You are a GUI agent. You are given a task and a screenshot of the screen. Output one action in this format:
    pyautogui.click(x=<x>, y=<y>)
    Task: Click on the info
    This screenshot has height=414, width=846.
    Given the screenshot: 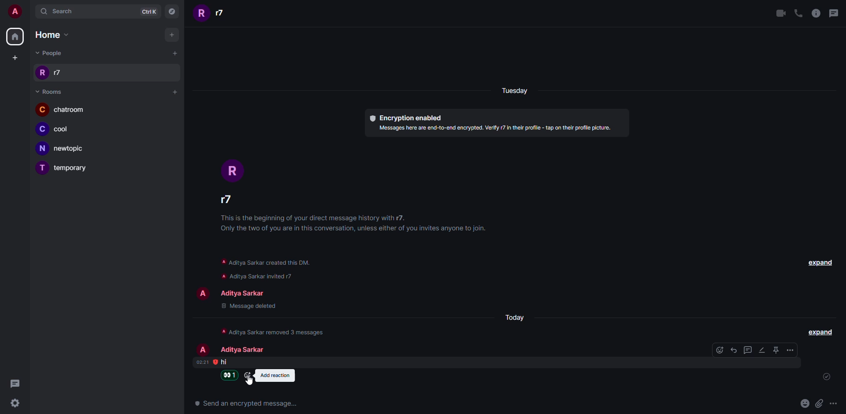 What is the action you would take?
    pyautogui.click(x=816, y=13)
    